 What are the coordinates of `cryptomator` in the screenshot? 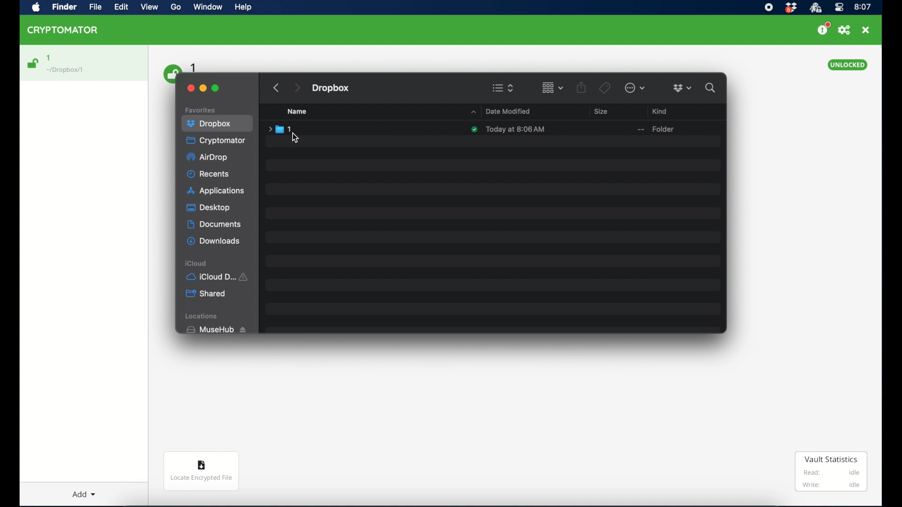 It's located at (217, 141).